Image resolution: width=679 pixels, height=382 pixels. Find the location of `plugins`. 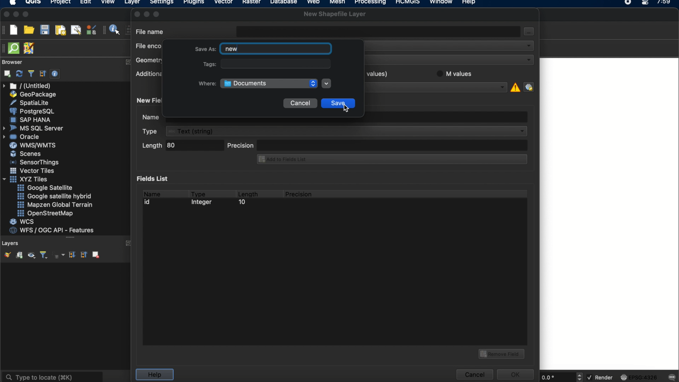

plugins is located at coordinates (194, 3).